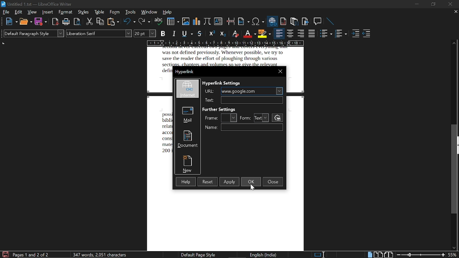 The height and width of the screenshot is (258, 459). Describe the element at coordinates (455, 42) in the screenshot. I see `move up` at that location.